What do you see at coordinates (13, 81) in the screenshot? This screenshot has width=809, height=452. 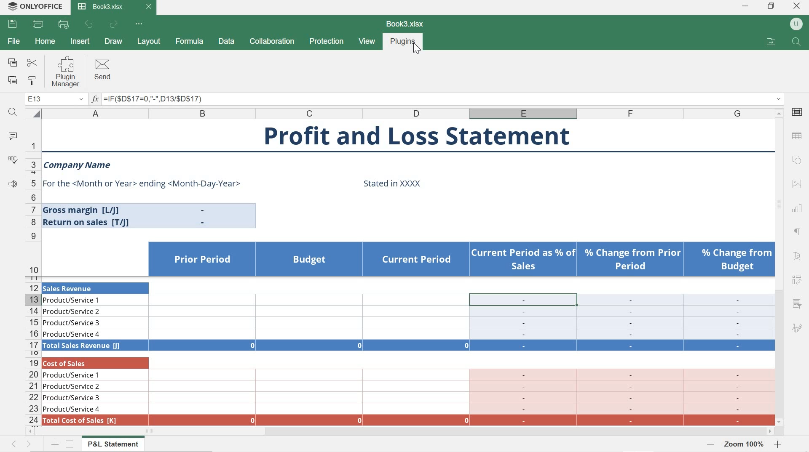 I see `paste` at bounding box center [13, 81].